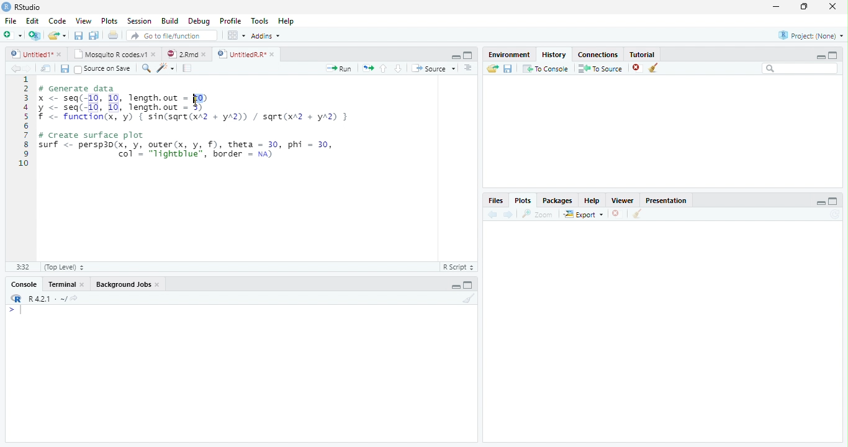 The image size is (848, 447). Describe the element at coordinates (622, 200) in the screenshot. I see `Viewer` at that location.